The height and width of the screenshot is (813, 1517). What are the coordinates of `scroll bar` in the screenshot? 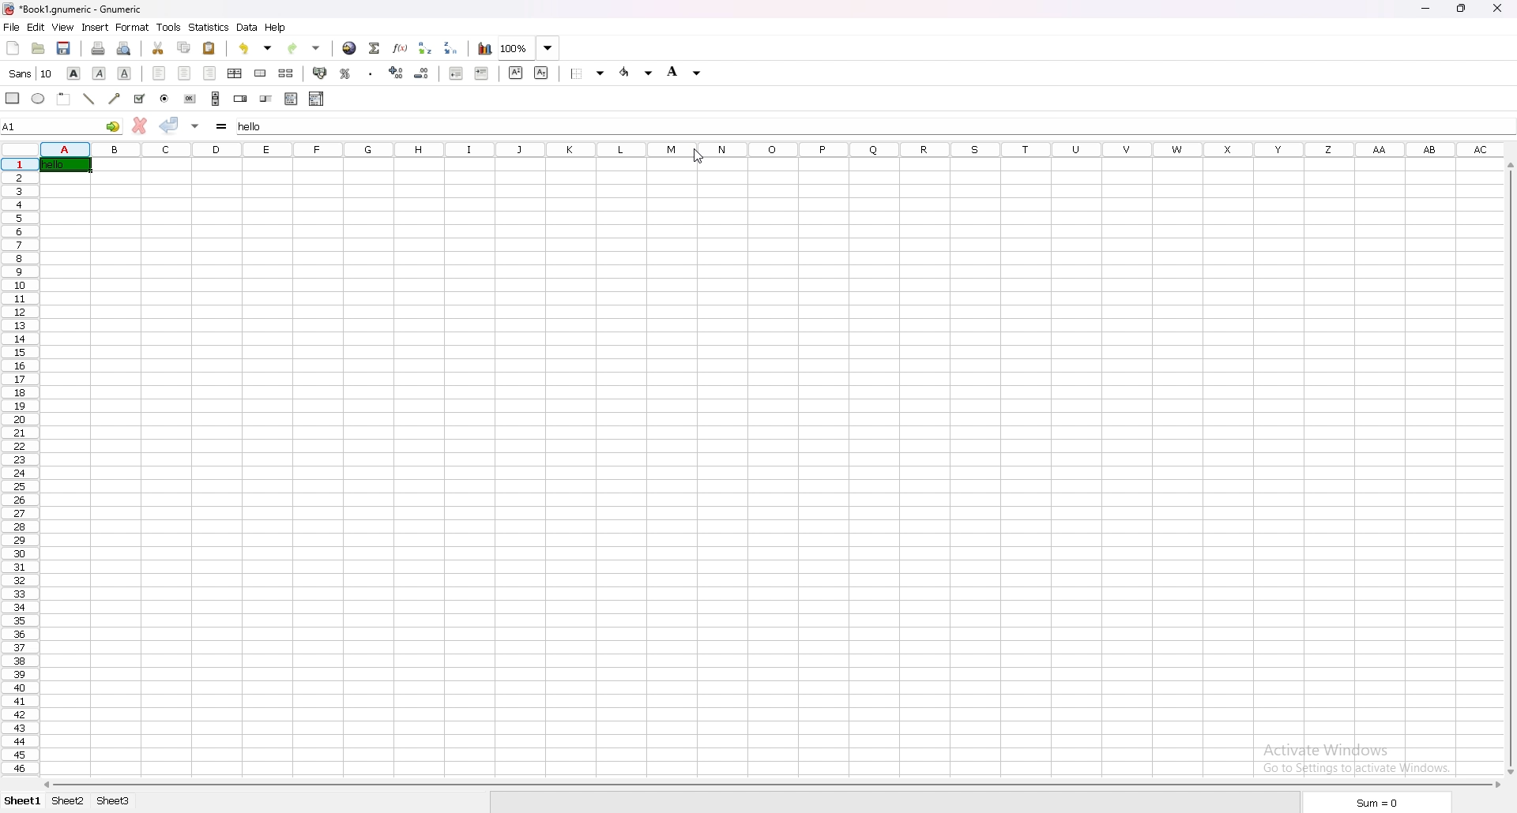 It's located at (771, 785).